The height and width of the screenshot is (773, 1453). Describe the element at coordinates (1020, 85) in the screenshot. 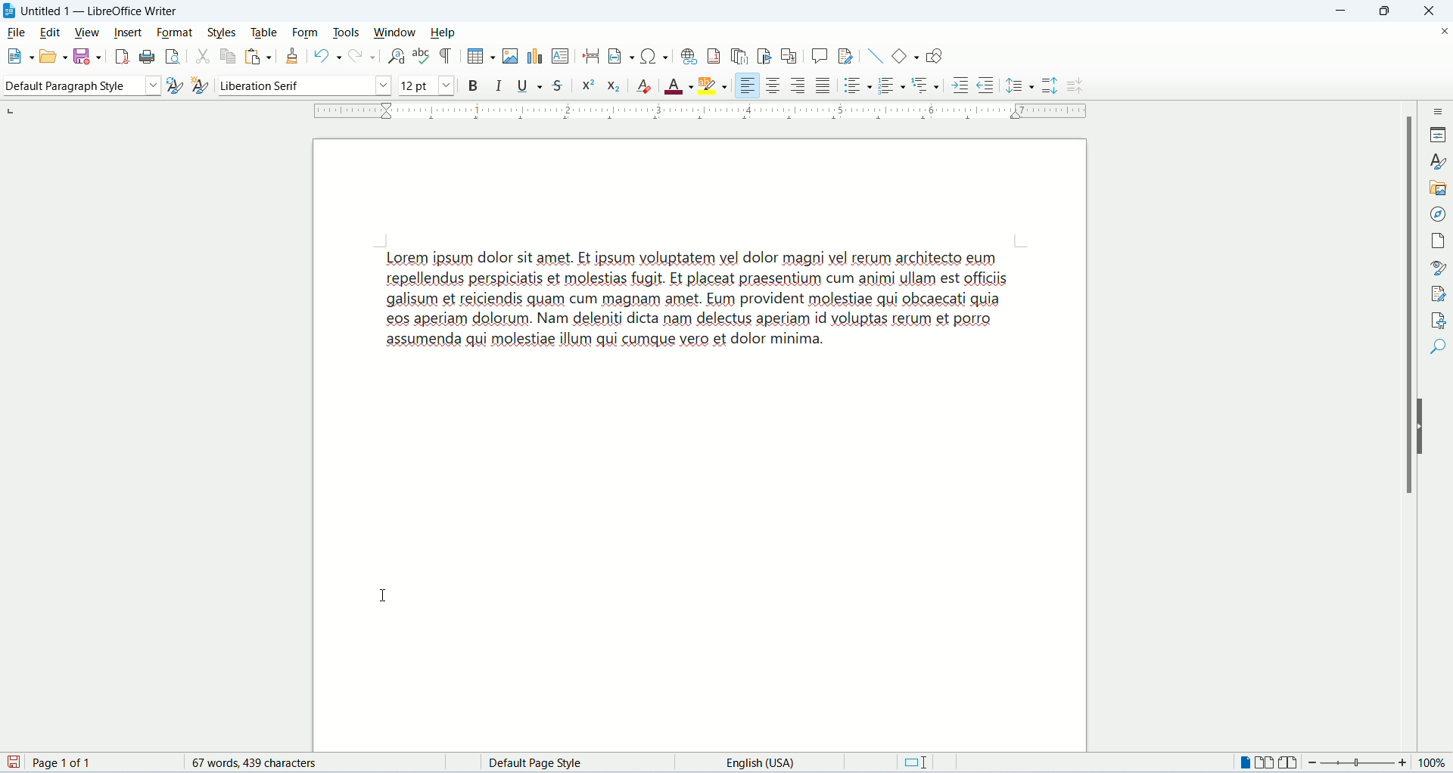

I see `set line spacing` at that location.